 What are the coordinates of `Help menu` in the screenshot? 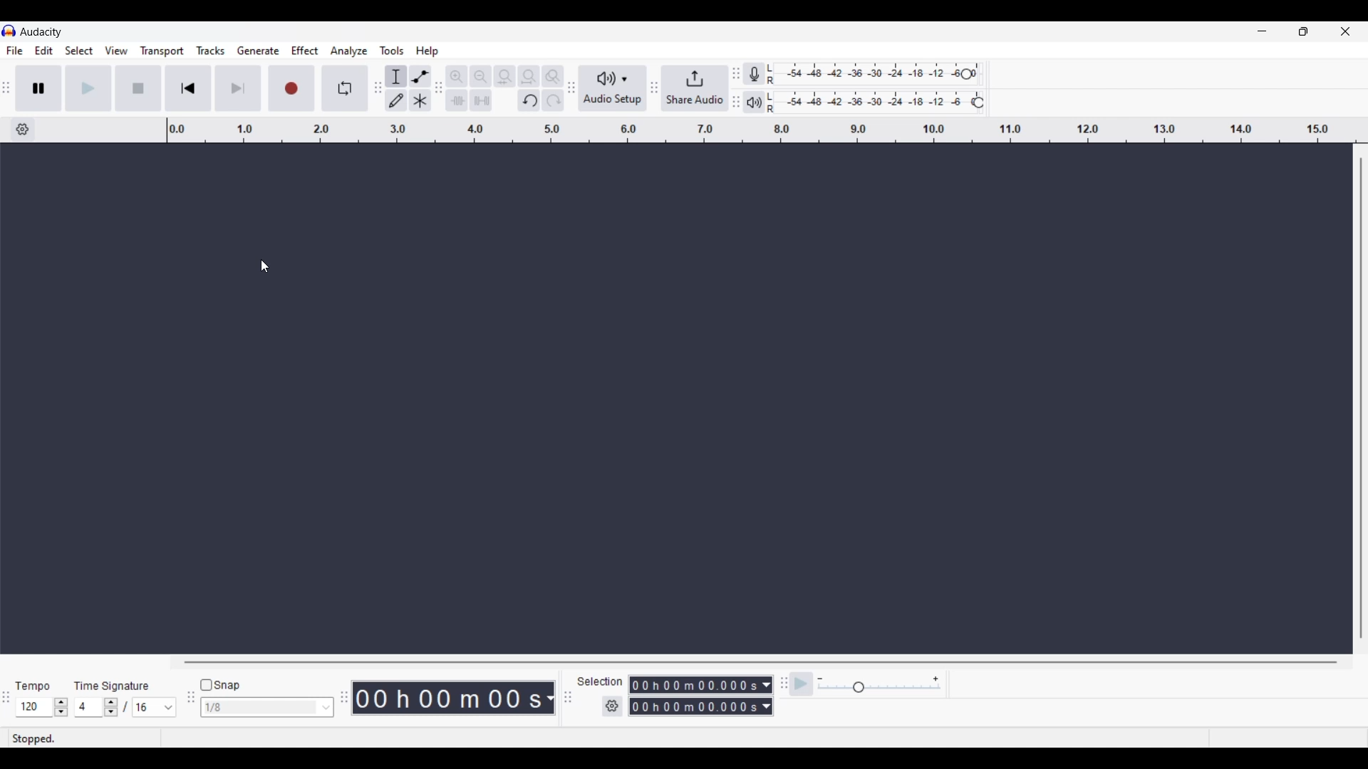 It's located at (427, 51).